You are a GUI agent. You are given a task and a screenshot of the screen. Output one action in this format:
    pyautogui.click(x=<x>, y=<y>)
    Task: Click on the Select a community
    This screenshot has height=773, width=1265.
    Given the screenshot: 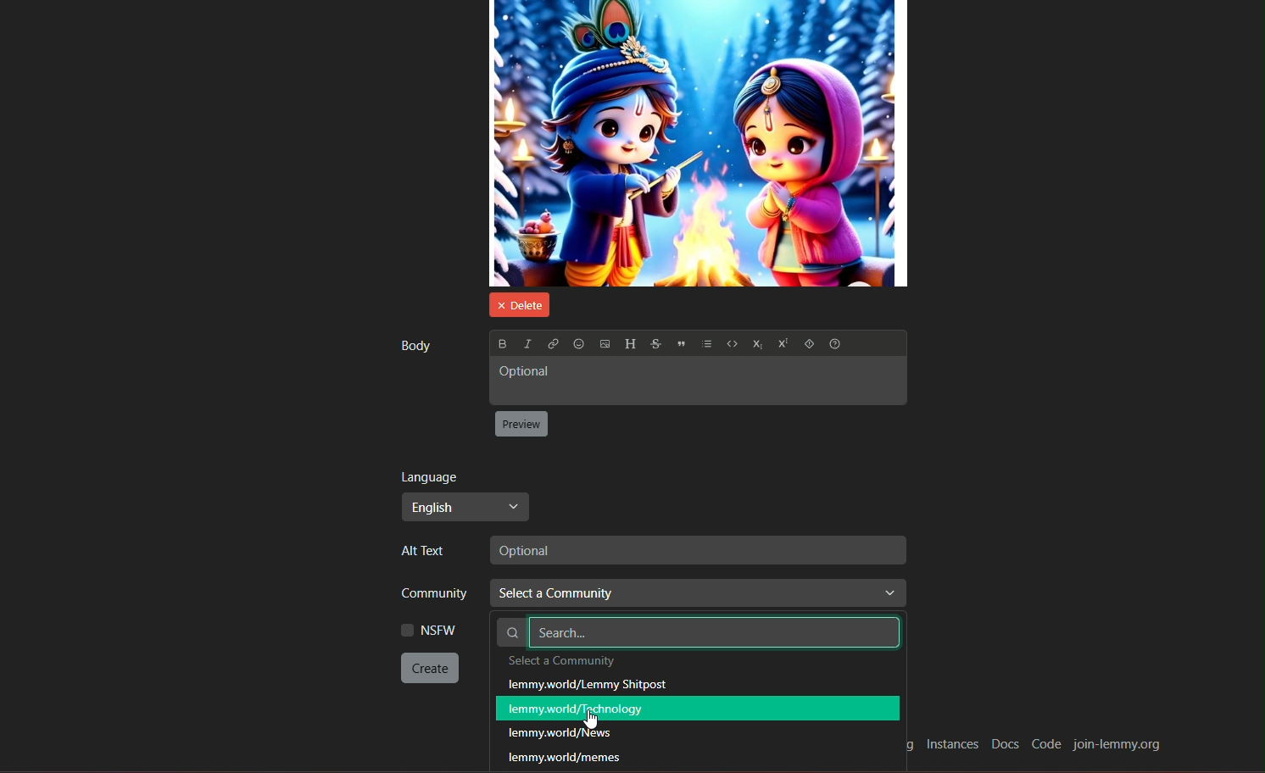 What is the action you would take?
    pyautogui.click(x=593, y=663)
    